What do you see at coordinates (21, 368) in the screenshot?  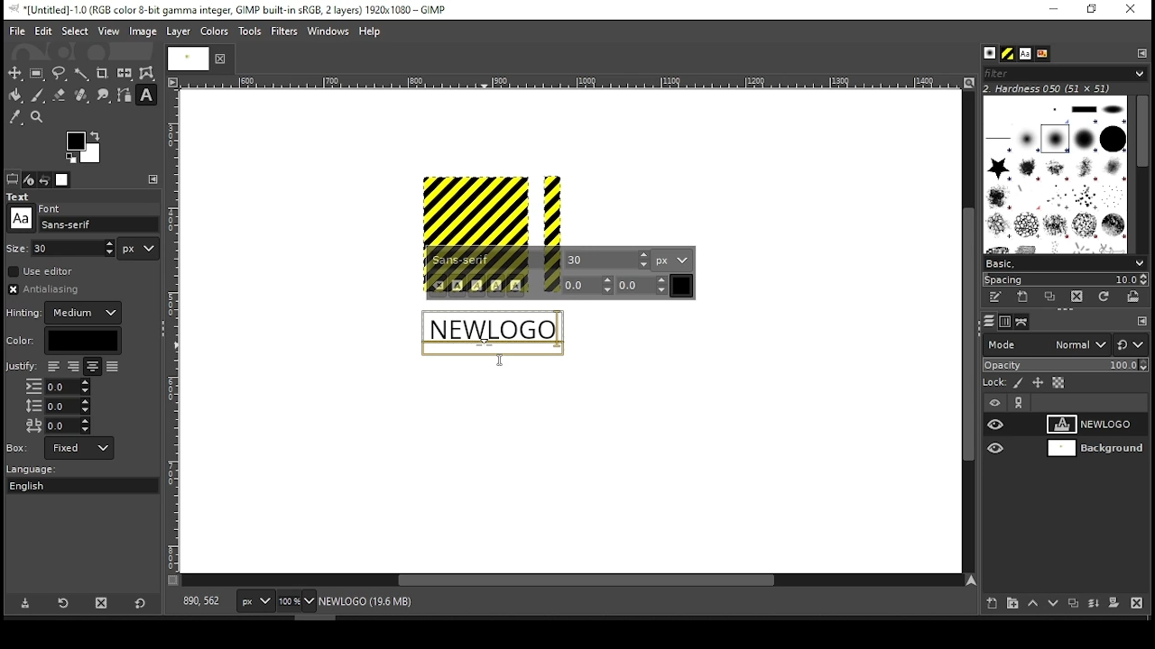 I see `` at bounding box center [21, 368].